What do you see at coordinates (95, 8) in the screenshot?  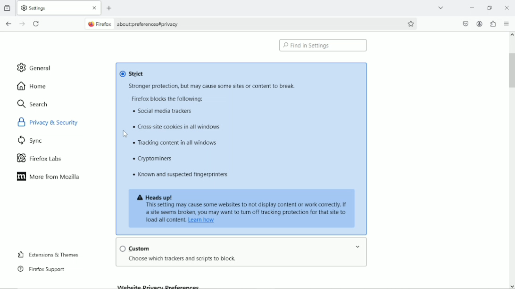 I see `close` at bounding box center [95, 8].